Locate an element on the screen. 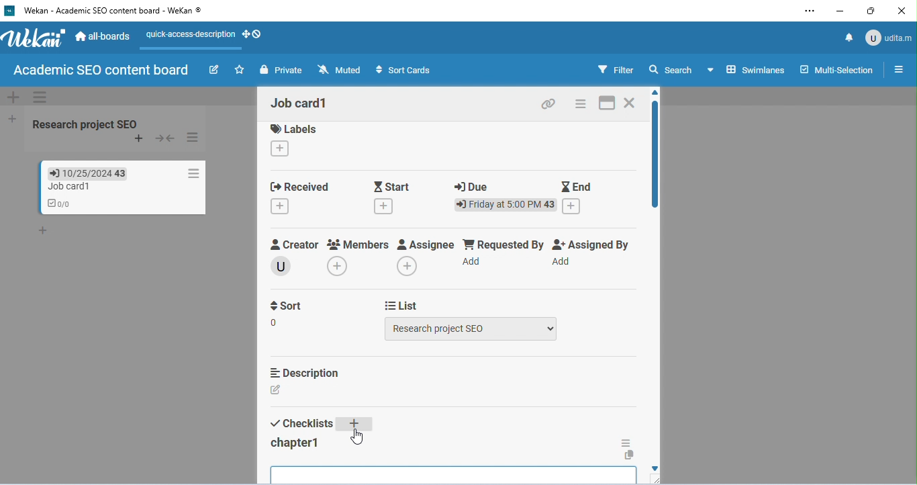 Image resolution: width=917 pixels, height=485 pixels. wekan logo is located at coordinates (35, 40).